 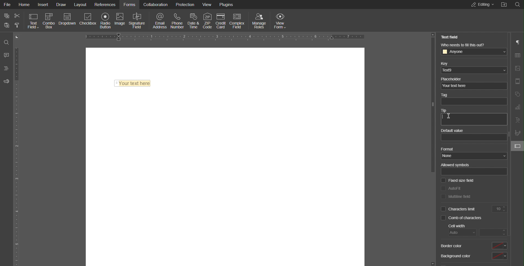 I want to click on Text Field Settings, so click(x=517, y=146).